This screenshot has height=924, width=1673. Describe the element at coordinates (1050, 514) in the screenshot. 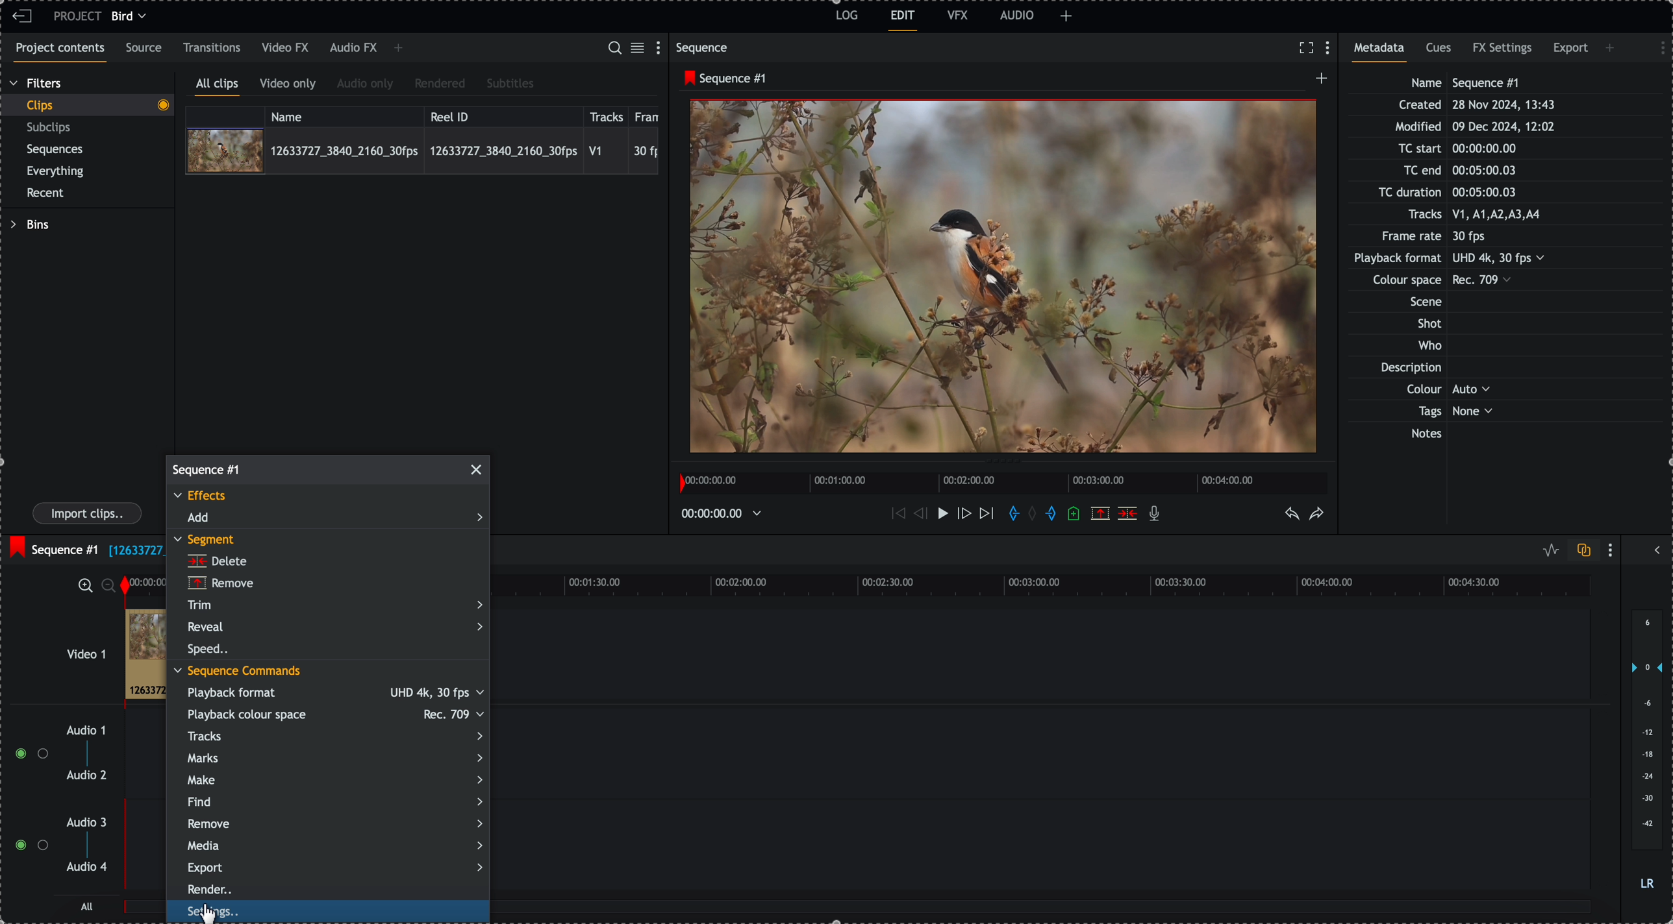

I see `add 'out' mark` at that location.